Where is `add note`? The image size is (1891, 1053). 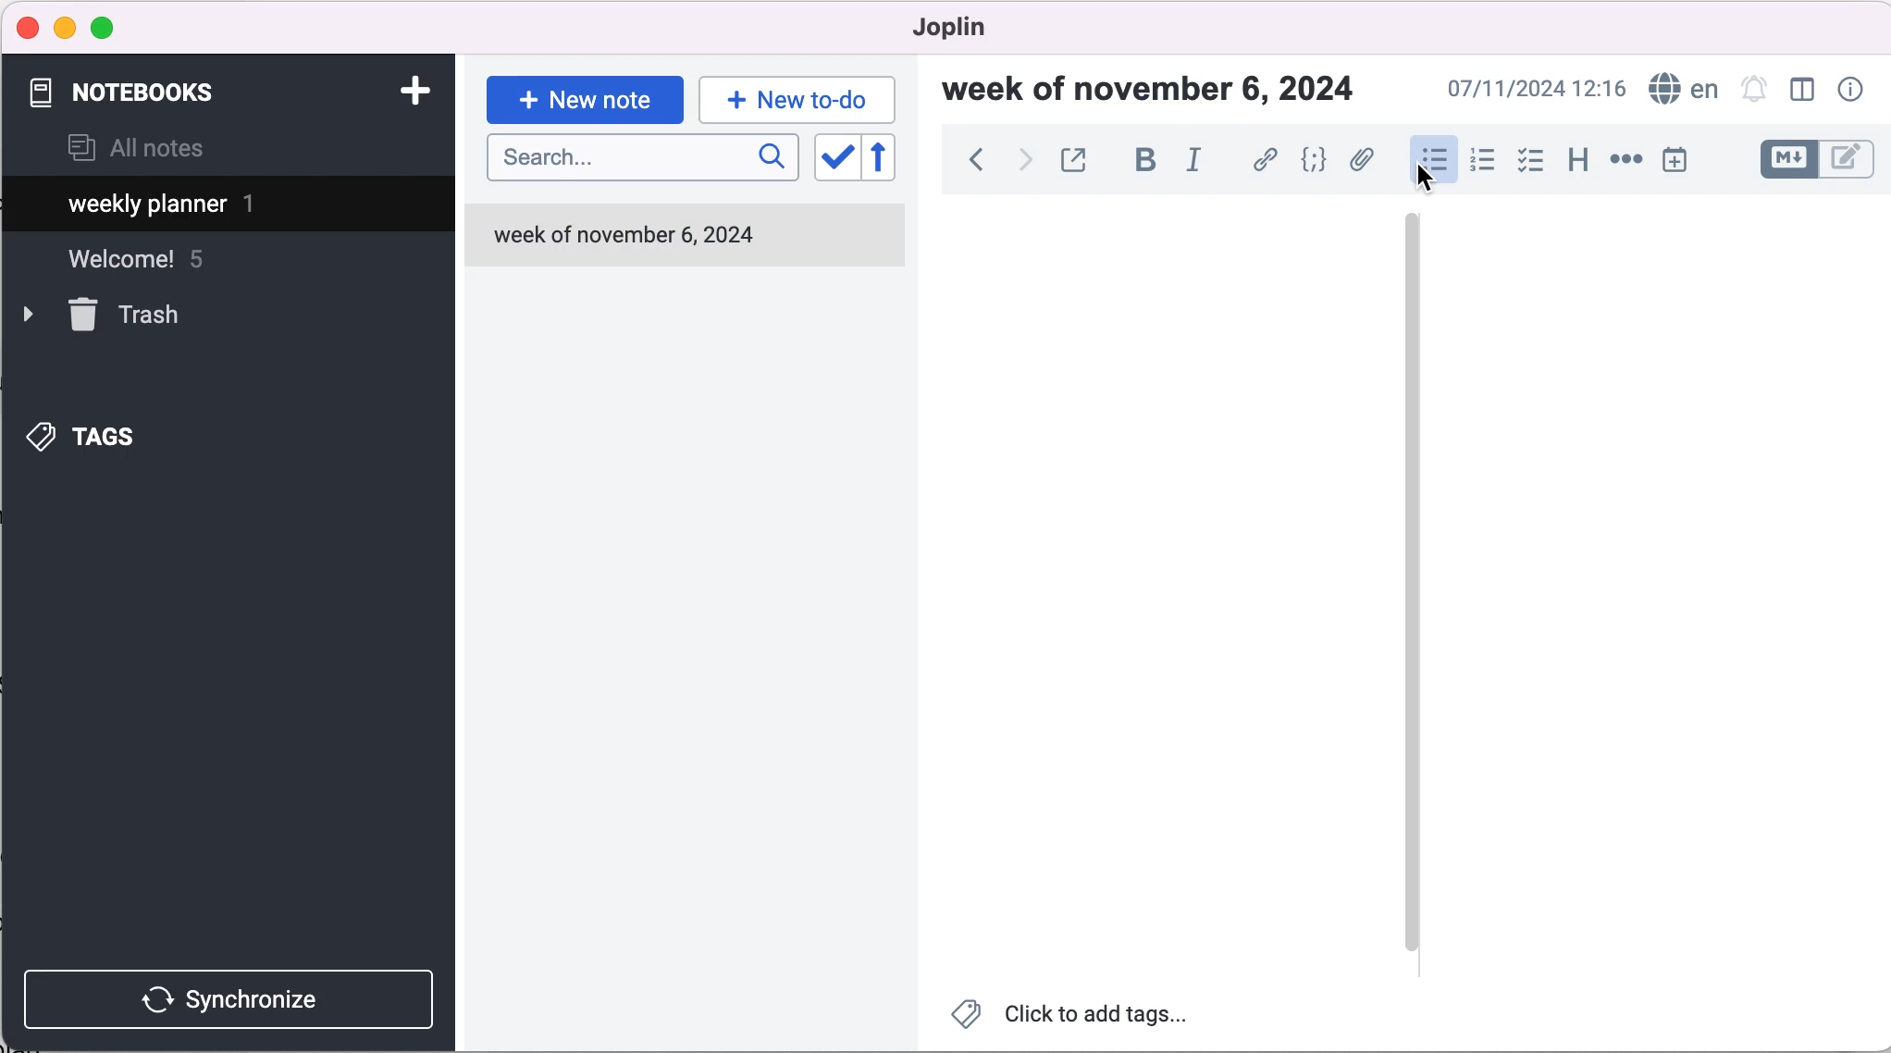 add note is located at coordinates (414, 89).